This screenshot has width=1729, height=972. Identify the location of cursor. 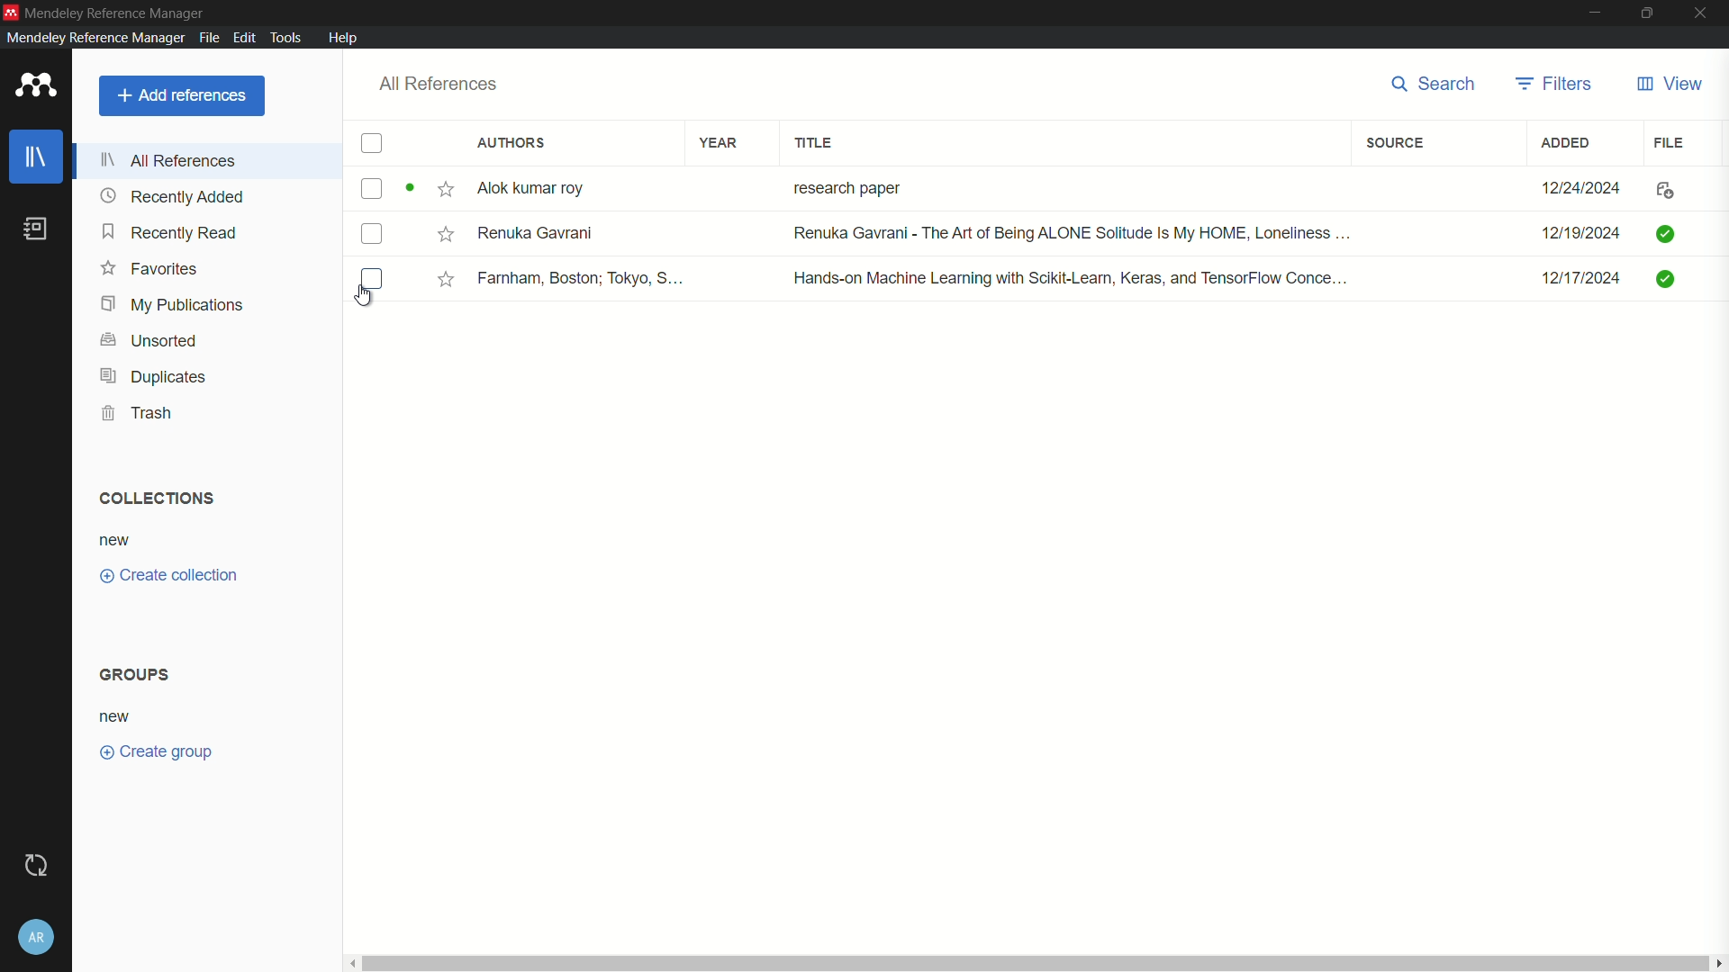
(366, 299).